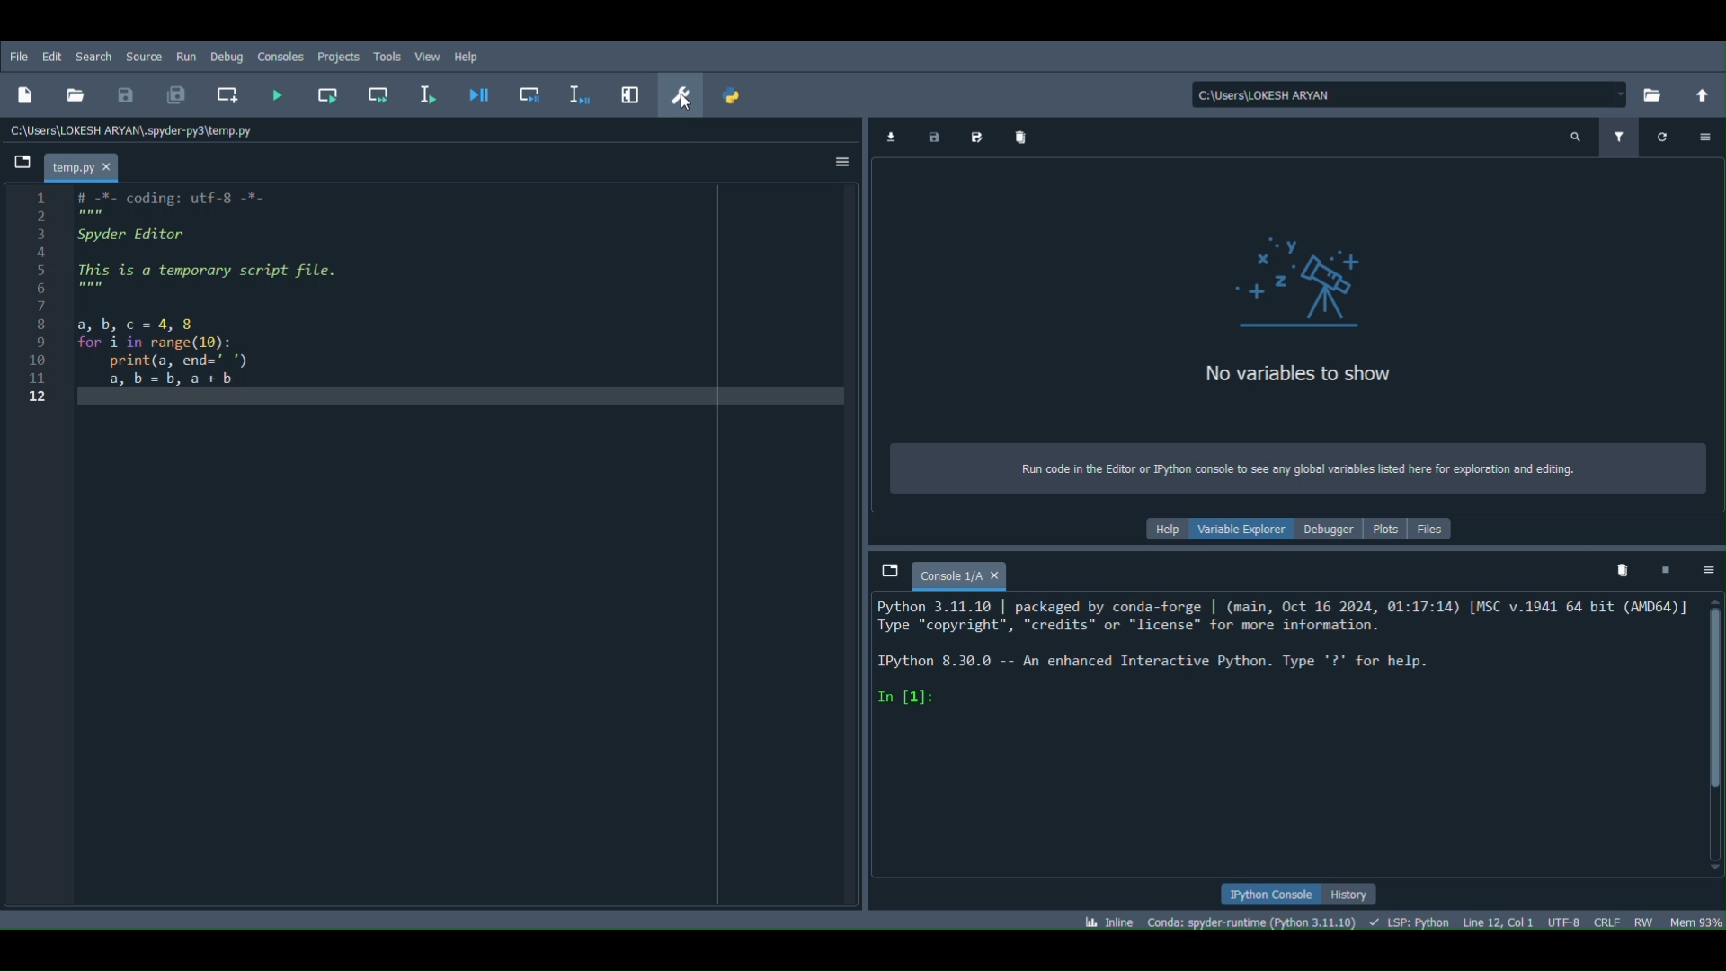 This screenshot has height=971, width=1726. Describe the element at coordinates (1498, 919) in the screenshot. I see `Cursor position` at that location.